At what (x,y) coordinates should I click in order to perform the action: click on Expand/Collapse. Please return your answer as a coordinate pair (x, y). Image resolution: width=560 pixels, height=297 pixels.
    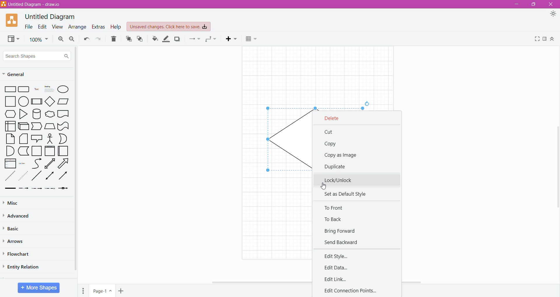
    Looking at the image, I should click on (553, 39).